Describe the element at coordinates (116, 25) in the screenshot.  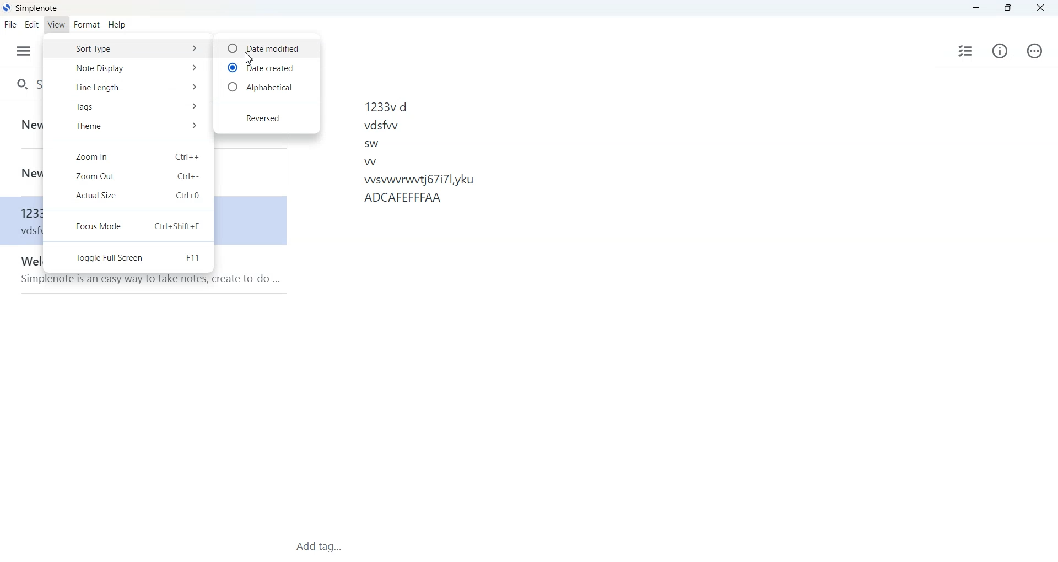
I see `Help` at that location.